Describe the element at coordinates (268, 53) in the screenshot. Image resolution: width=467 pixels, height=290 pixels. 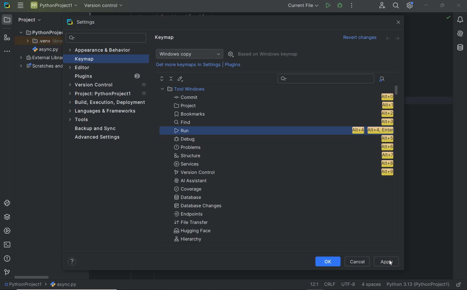
I see `Based on Windows keymap` at that location.